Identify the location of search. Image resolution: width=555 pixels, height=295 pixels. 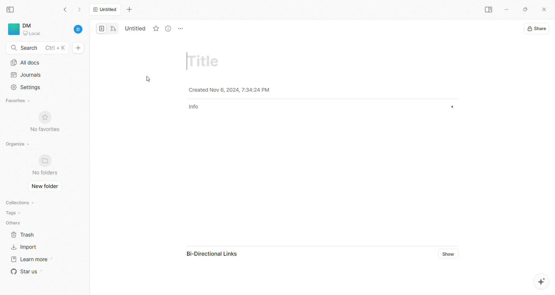
(38, 48).